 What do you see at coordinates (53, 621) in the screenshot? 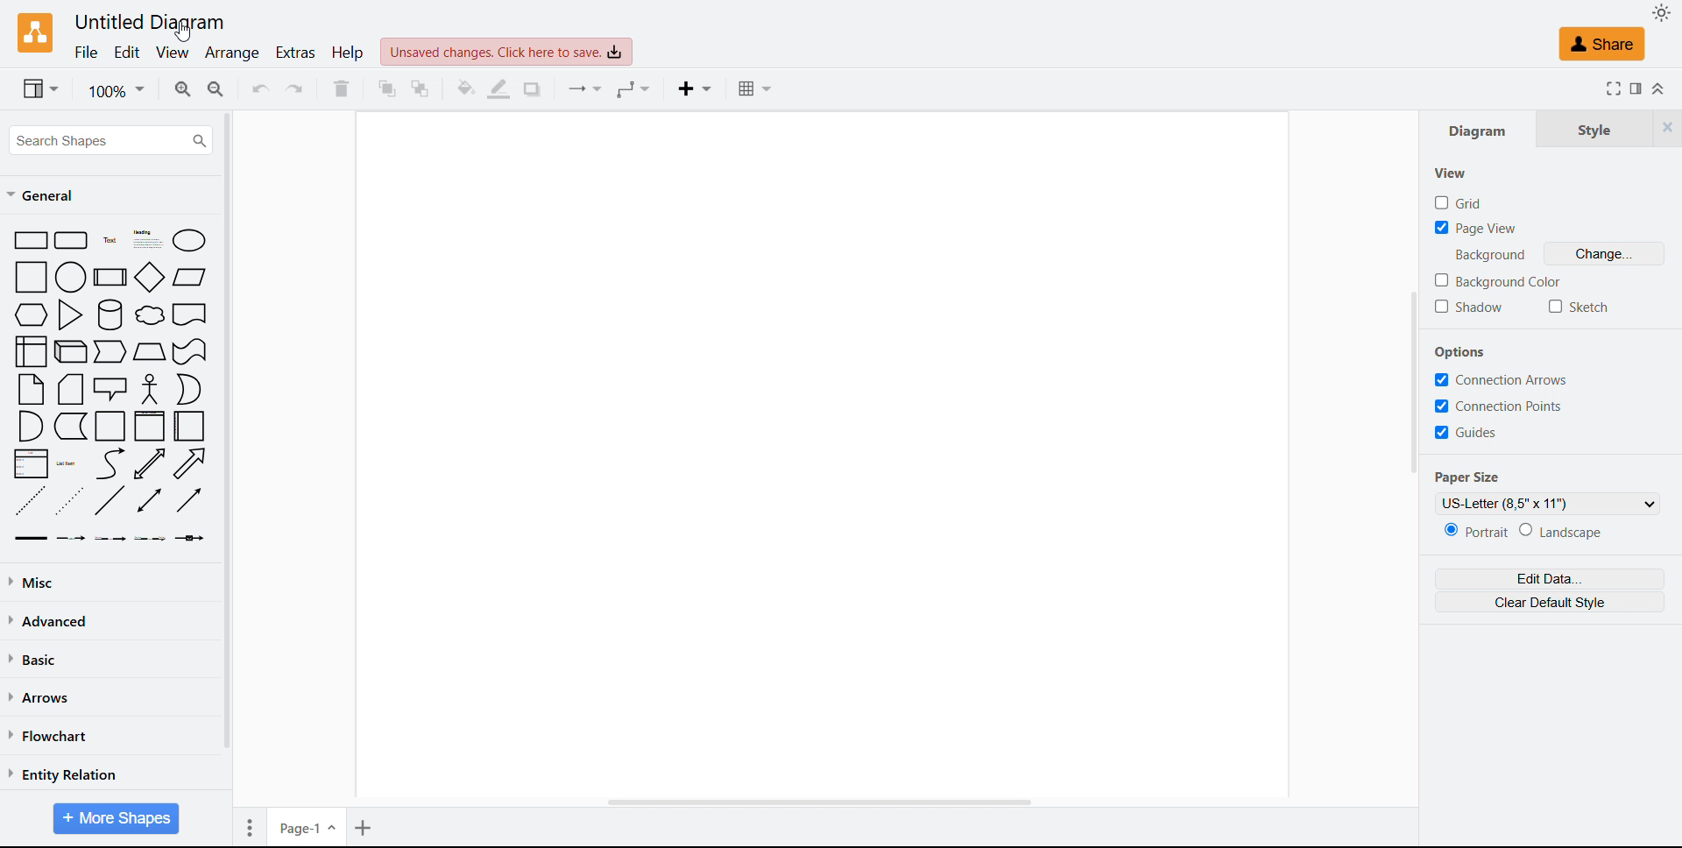
I see `Advanced ` at bounding box center [53, 621].